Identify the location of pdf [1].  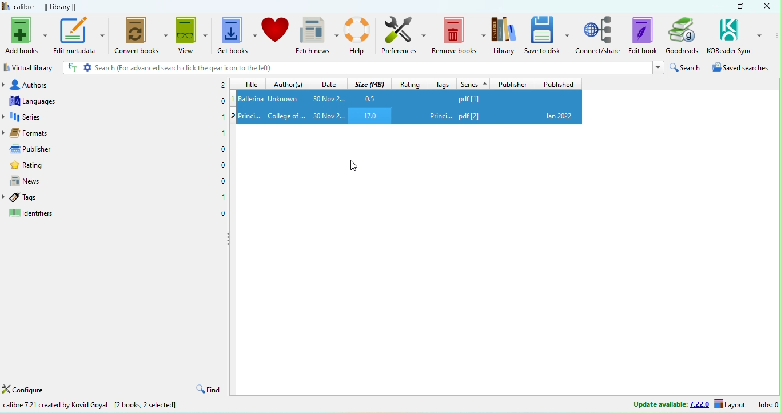
(492, 98).